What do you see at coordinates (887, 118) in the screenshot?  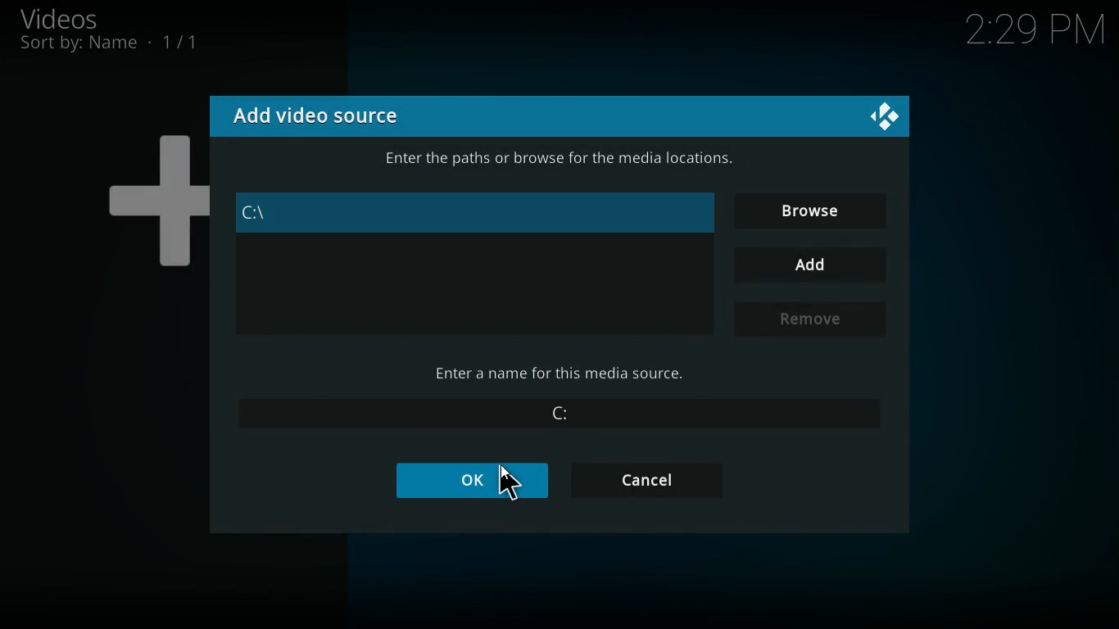 I see `kodi logo` at bounding box center [887, 118].